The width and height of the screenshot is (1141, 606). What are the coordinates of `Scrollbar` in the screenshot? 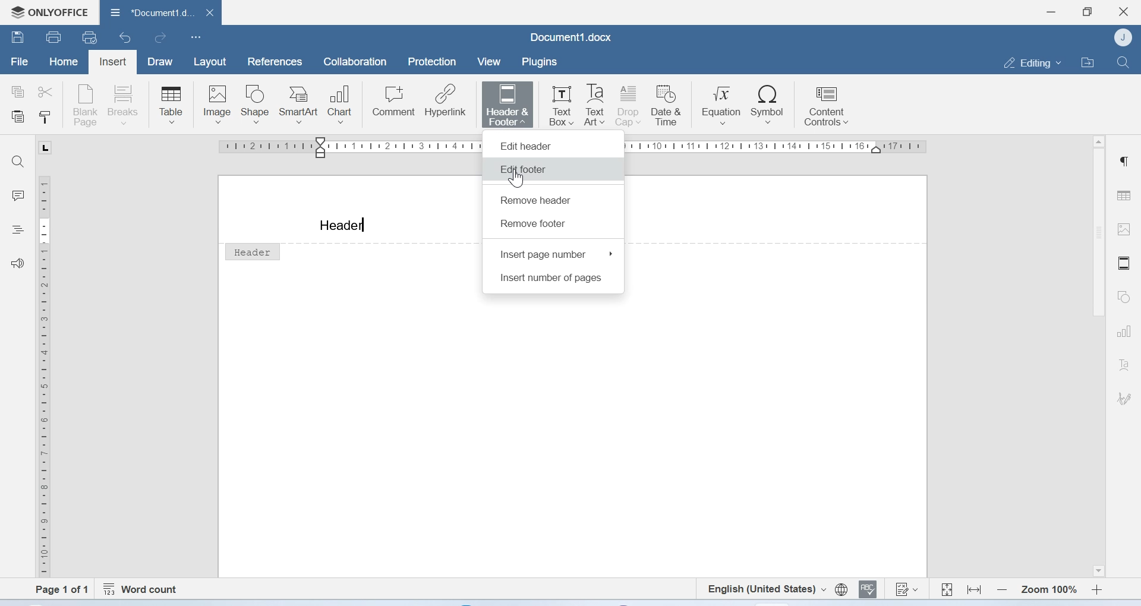 It's located at (1095, 237).